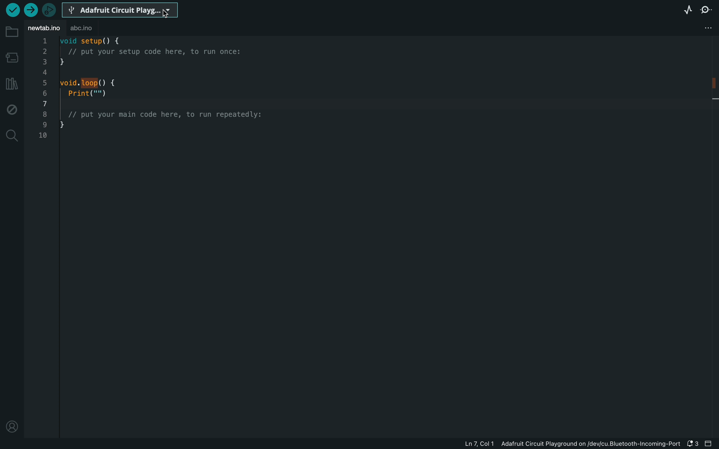  I want to click on upload, so click(29, 11).